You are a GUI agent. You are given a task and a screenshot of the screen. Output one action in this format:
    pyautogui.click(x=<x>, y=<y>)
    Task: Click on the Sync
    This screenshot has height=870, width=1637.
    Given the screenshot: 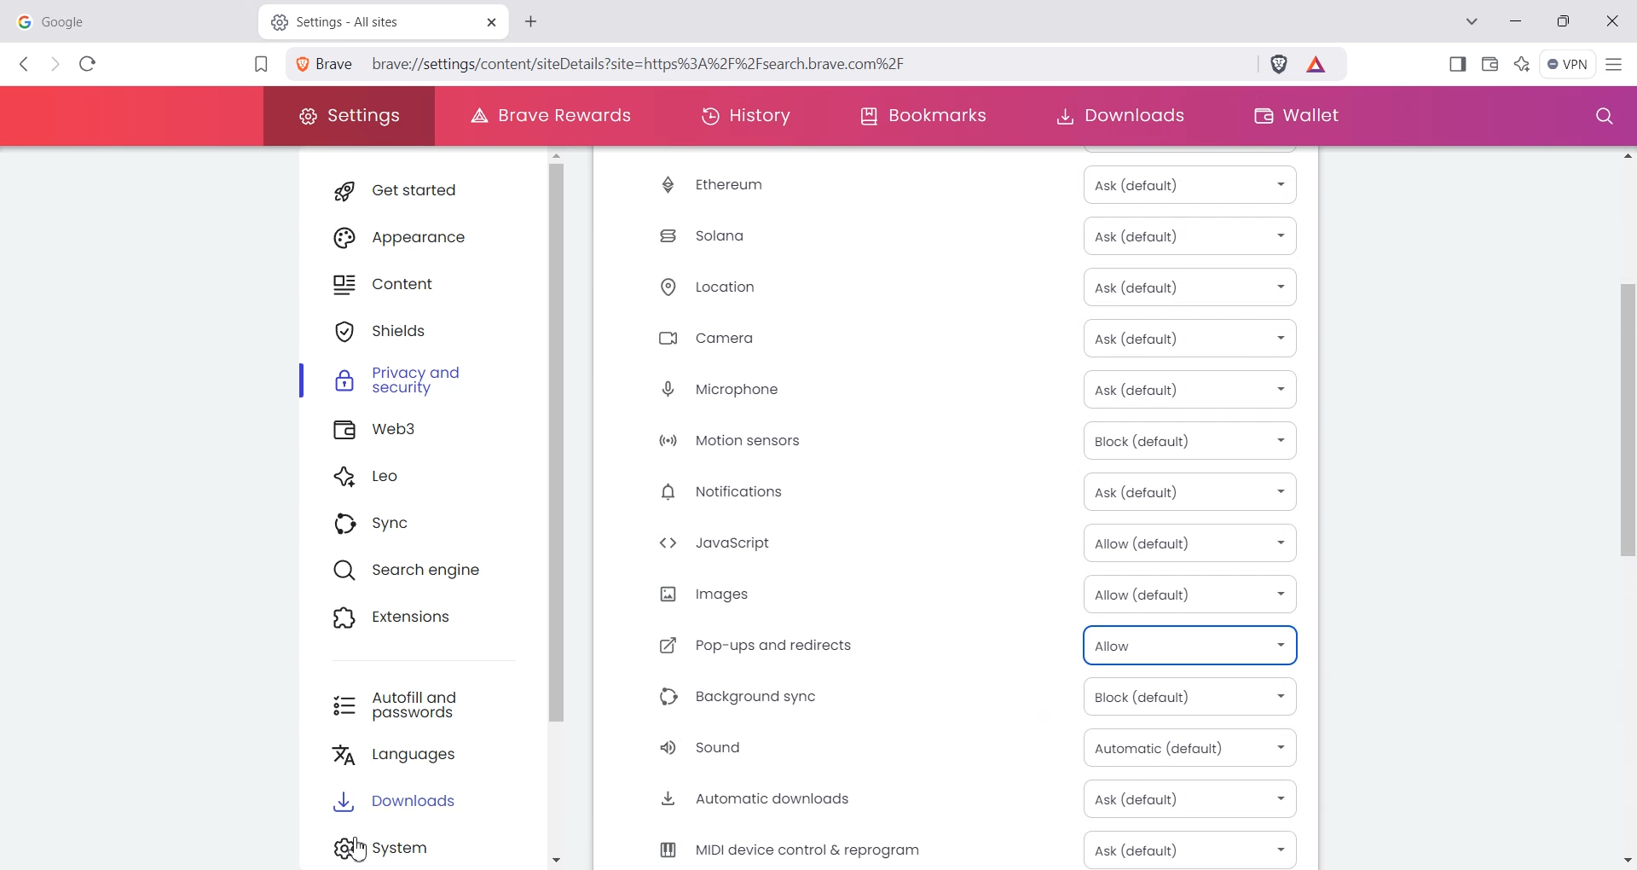 What is the action you would take?
    pyautogui.click(x=419, y=525)
    